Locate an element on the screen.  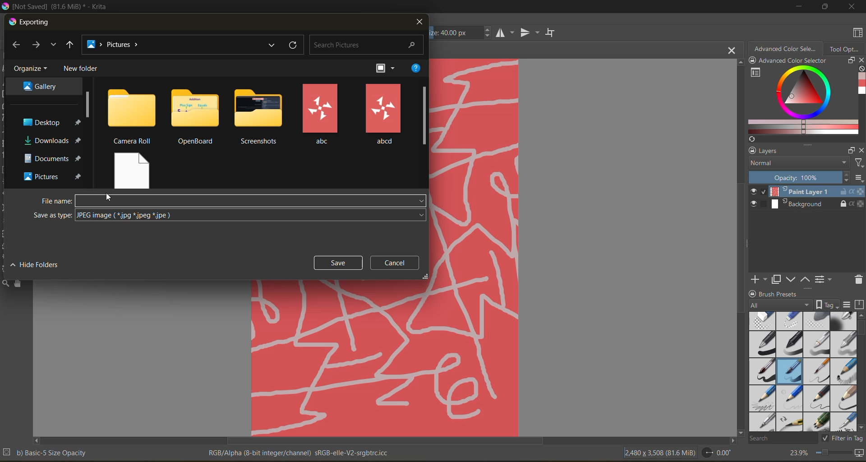
storage resources is located at coordinates (861, 305).